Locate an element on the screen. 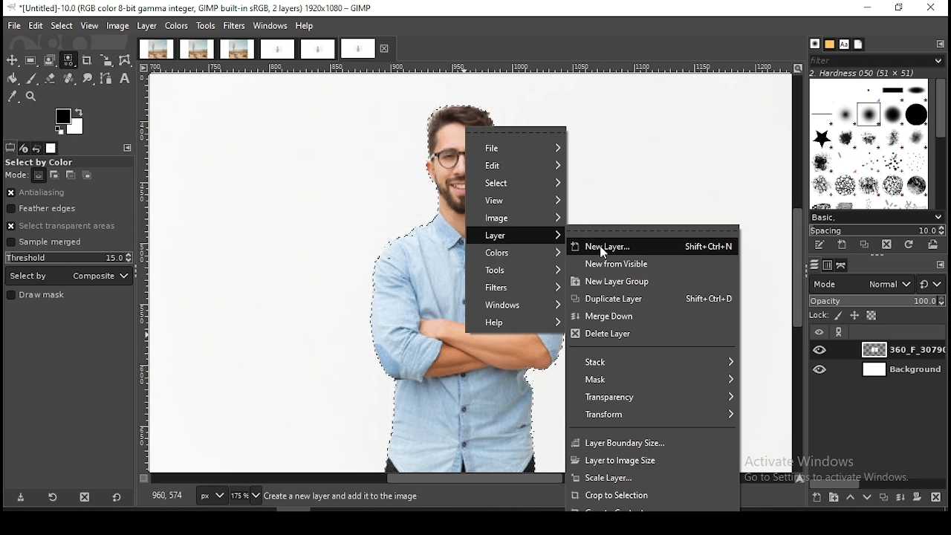 This screenshot has height=535, width=951. zoom status is located at coordinates (247, 496).